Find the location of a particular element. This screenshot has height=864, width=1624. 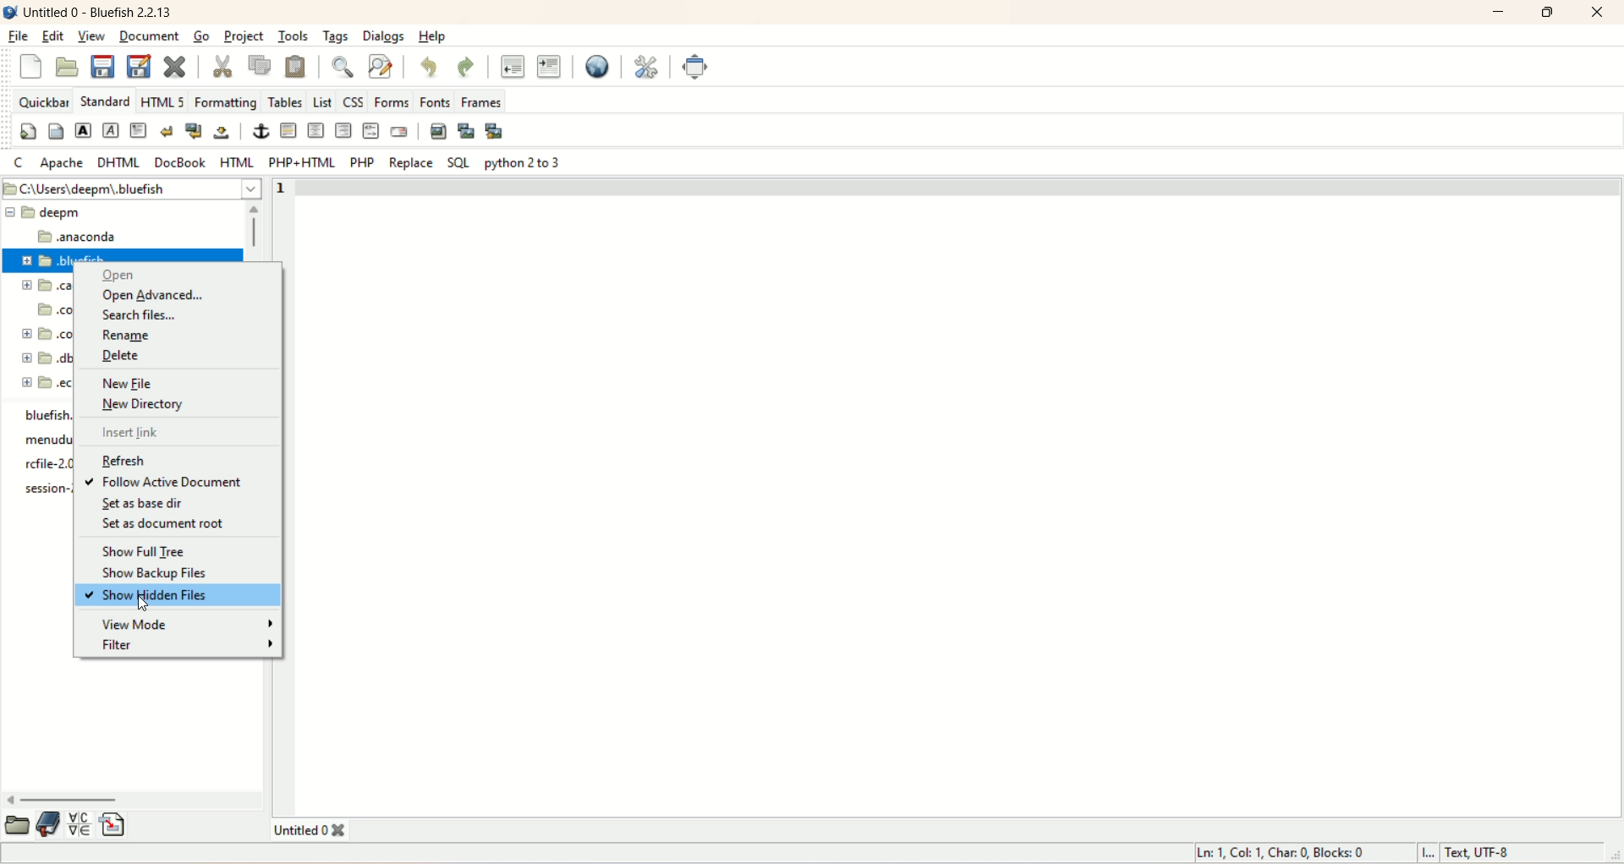

eepm is located at coordinates (48, 214).